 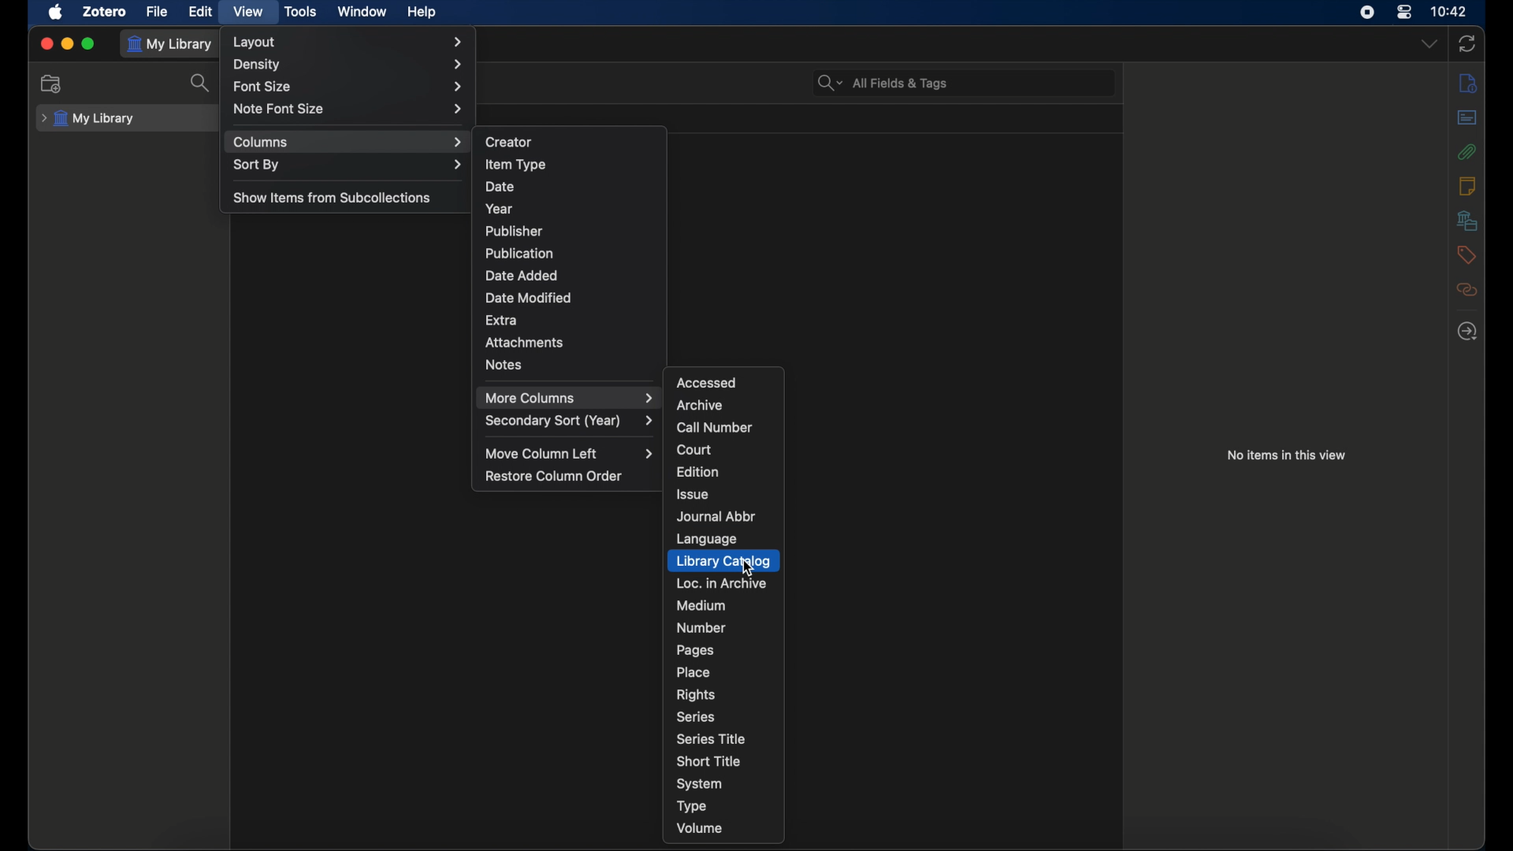 What do you see at coordinates (1467, 117) in the screenshot?
I see `abstract` at bounding box center [1467, 117].